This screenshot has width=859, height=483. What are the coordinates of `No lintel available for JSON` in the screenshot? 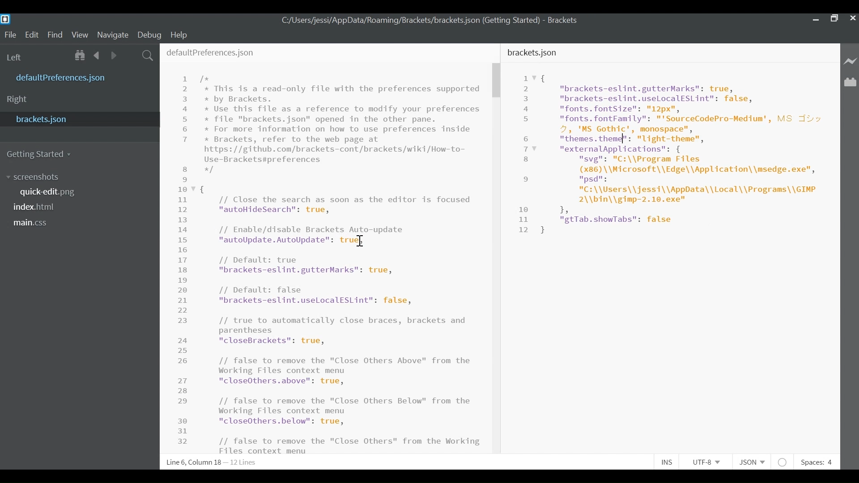 It's located at (783, 462).